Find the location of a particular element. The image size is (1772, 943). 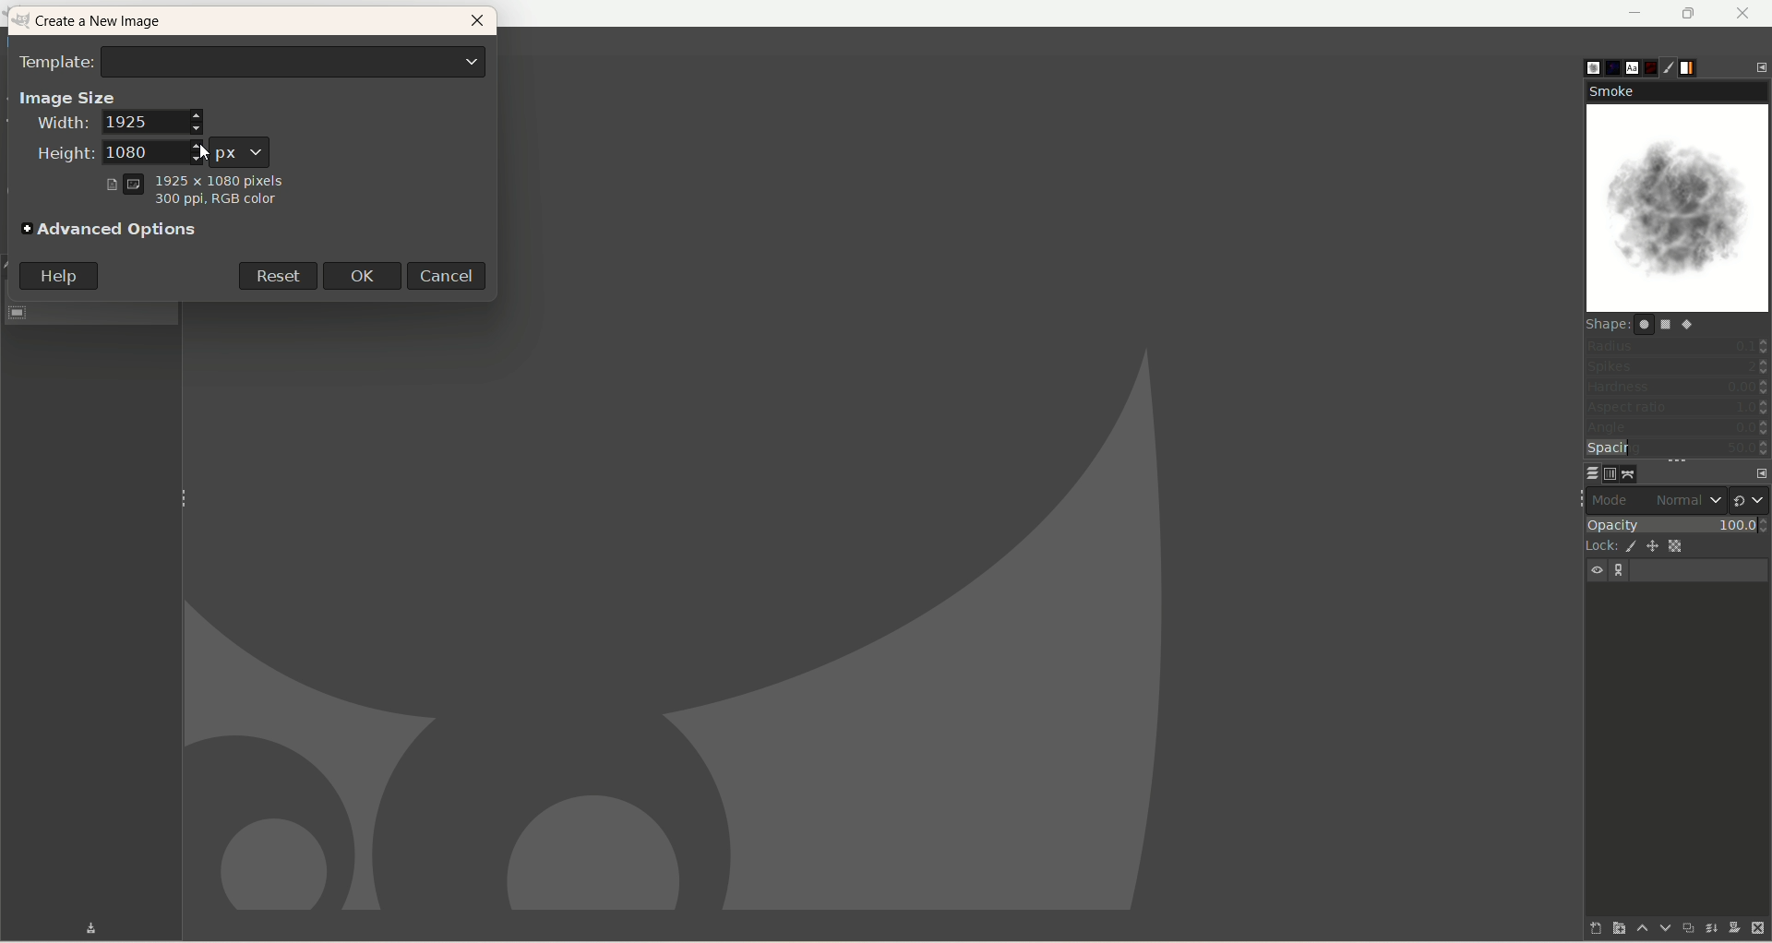

switch mode group is located at coordinates (1750, 495).